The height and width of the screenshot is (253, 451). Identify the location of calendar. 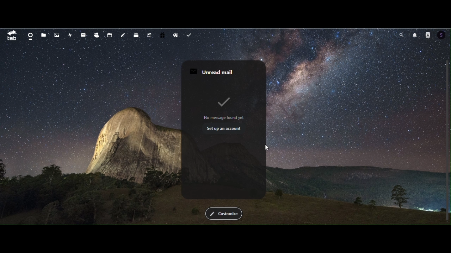
(109, 35).